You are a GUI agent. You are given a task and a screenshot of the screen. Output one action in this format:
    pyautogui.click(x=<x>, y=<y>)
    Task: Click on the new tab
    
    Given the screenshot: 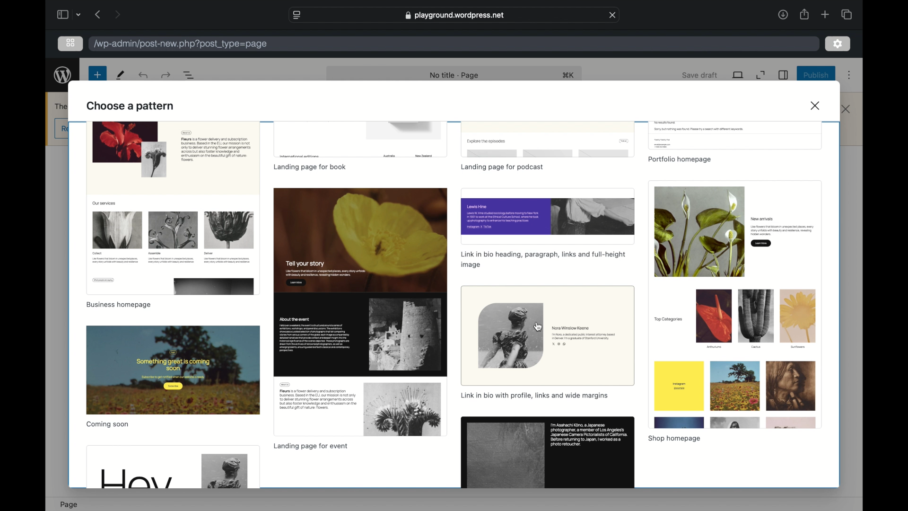 What is the action you would take?
    pyautogui.click(x=825, y=14)
    